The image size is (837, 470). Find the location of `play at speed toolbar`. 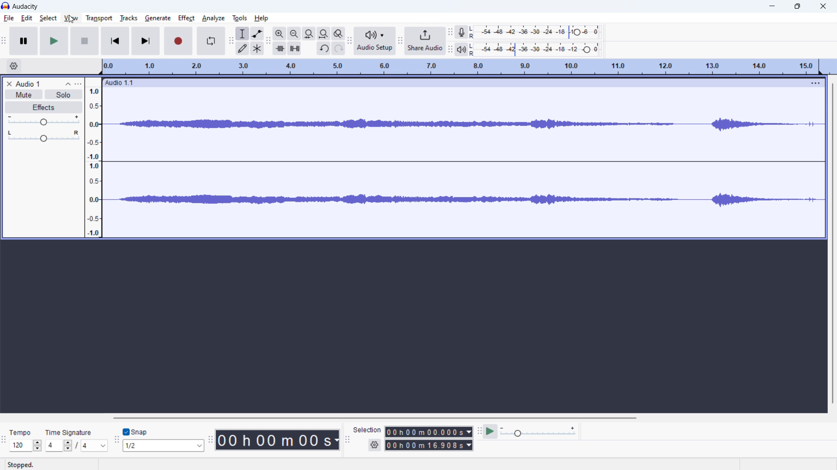

play at speed toolbar is located at coordinates (478, 431).